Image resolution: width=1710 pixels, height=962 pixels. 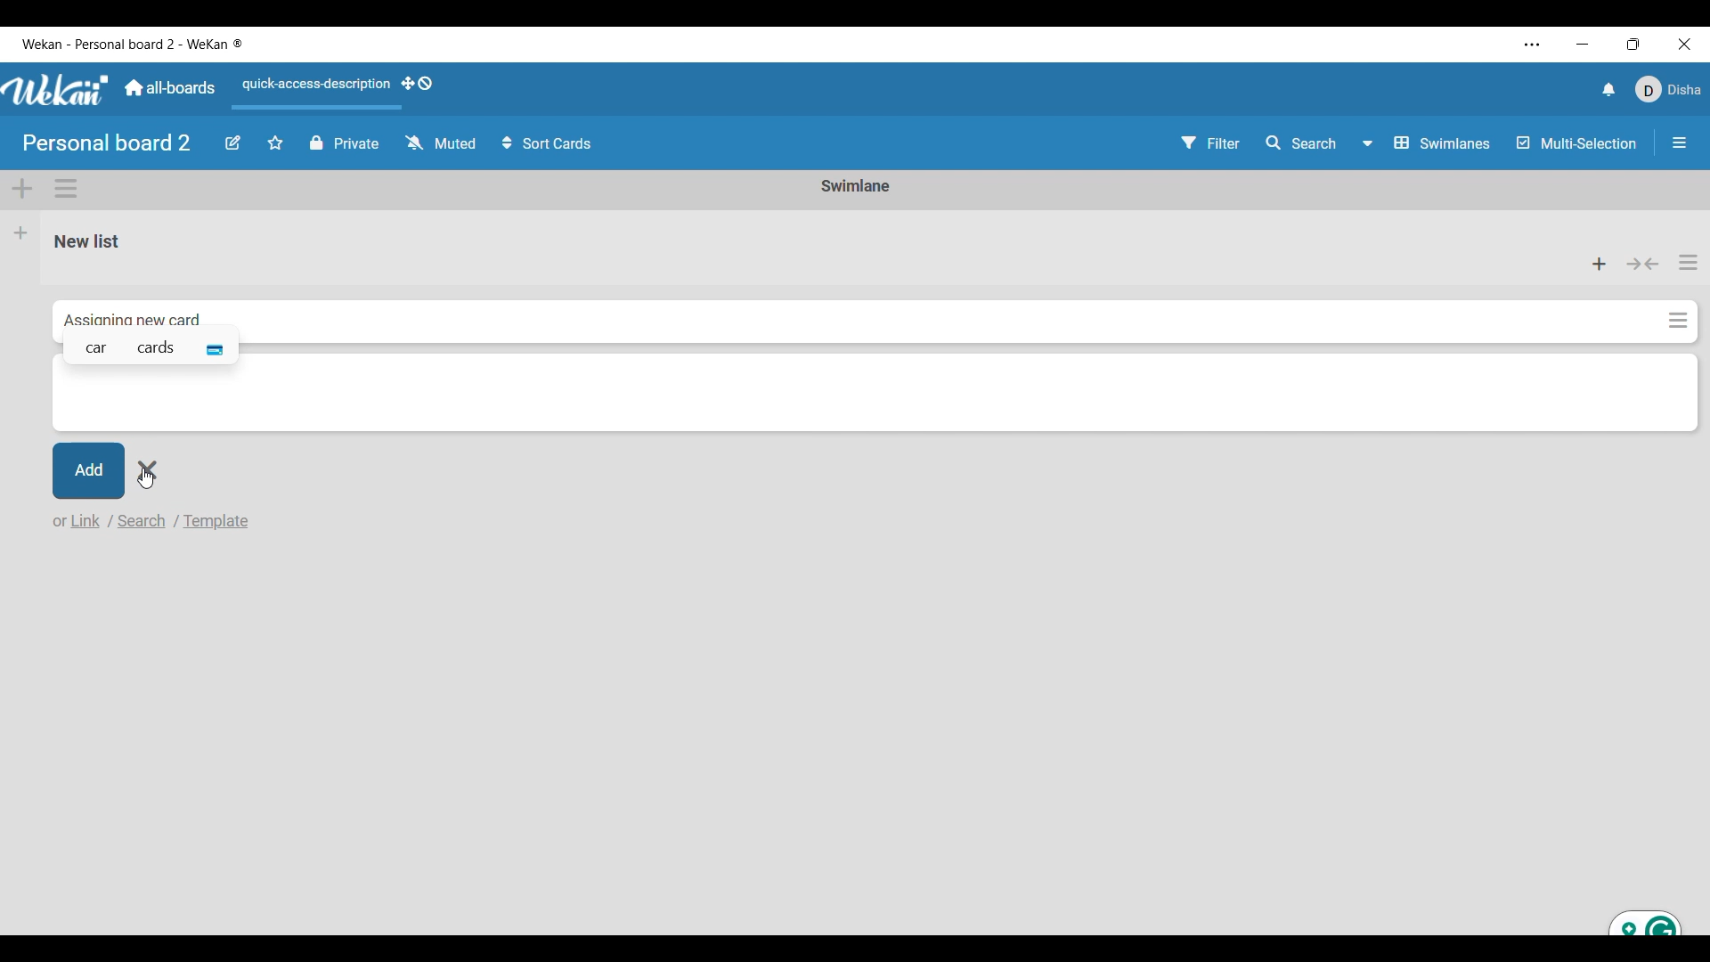 What do you see at coordinates (1303, 143) in the screenshot?
I see `Search` at bounding box center [1303, 143].